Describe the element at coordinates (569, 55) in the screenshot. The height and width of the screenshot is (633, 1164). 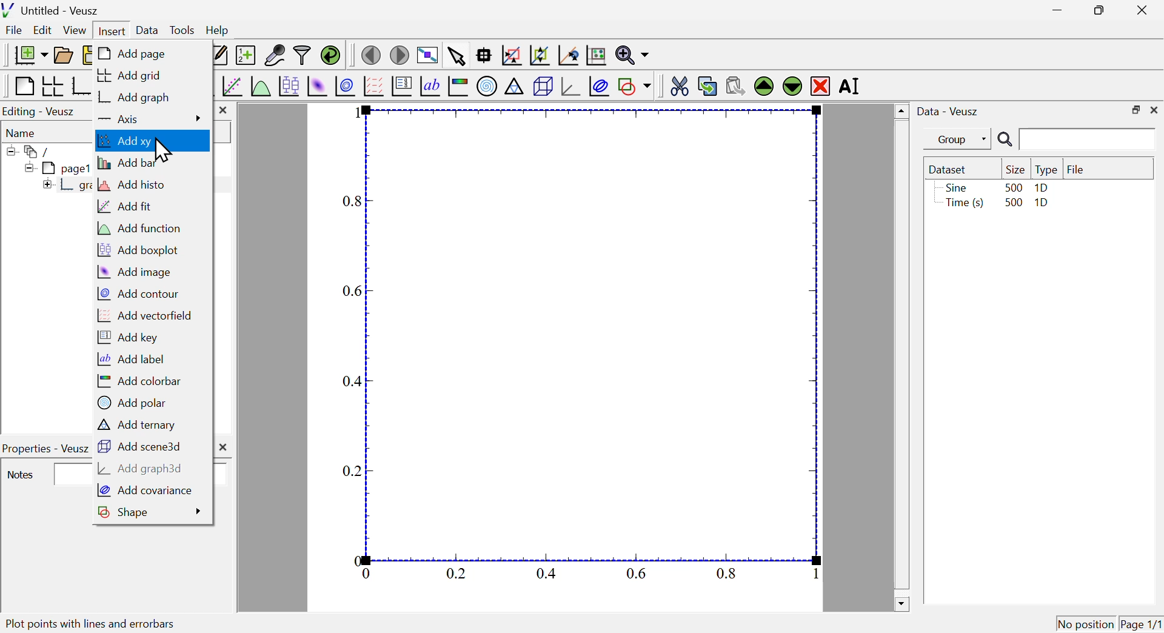
I see `recenter graph axes` at that location.